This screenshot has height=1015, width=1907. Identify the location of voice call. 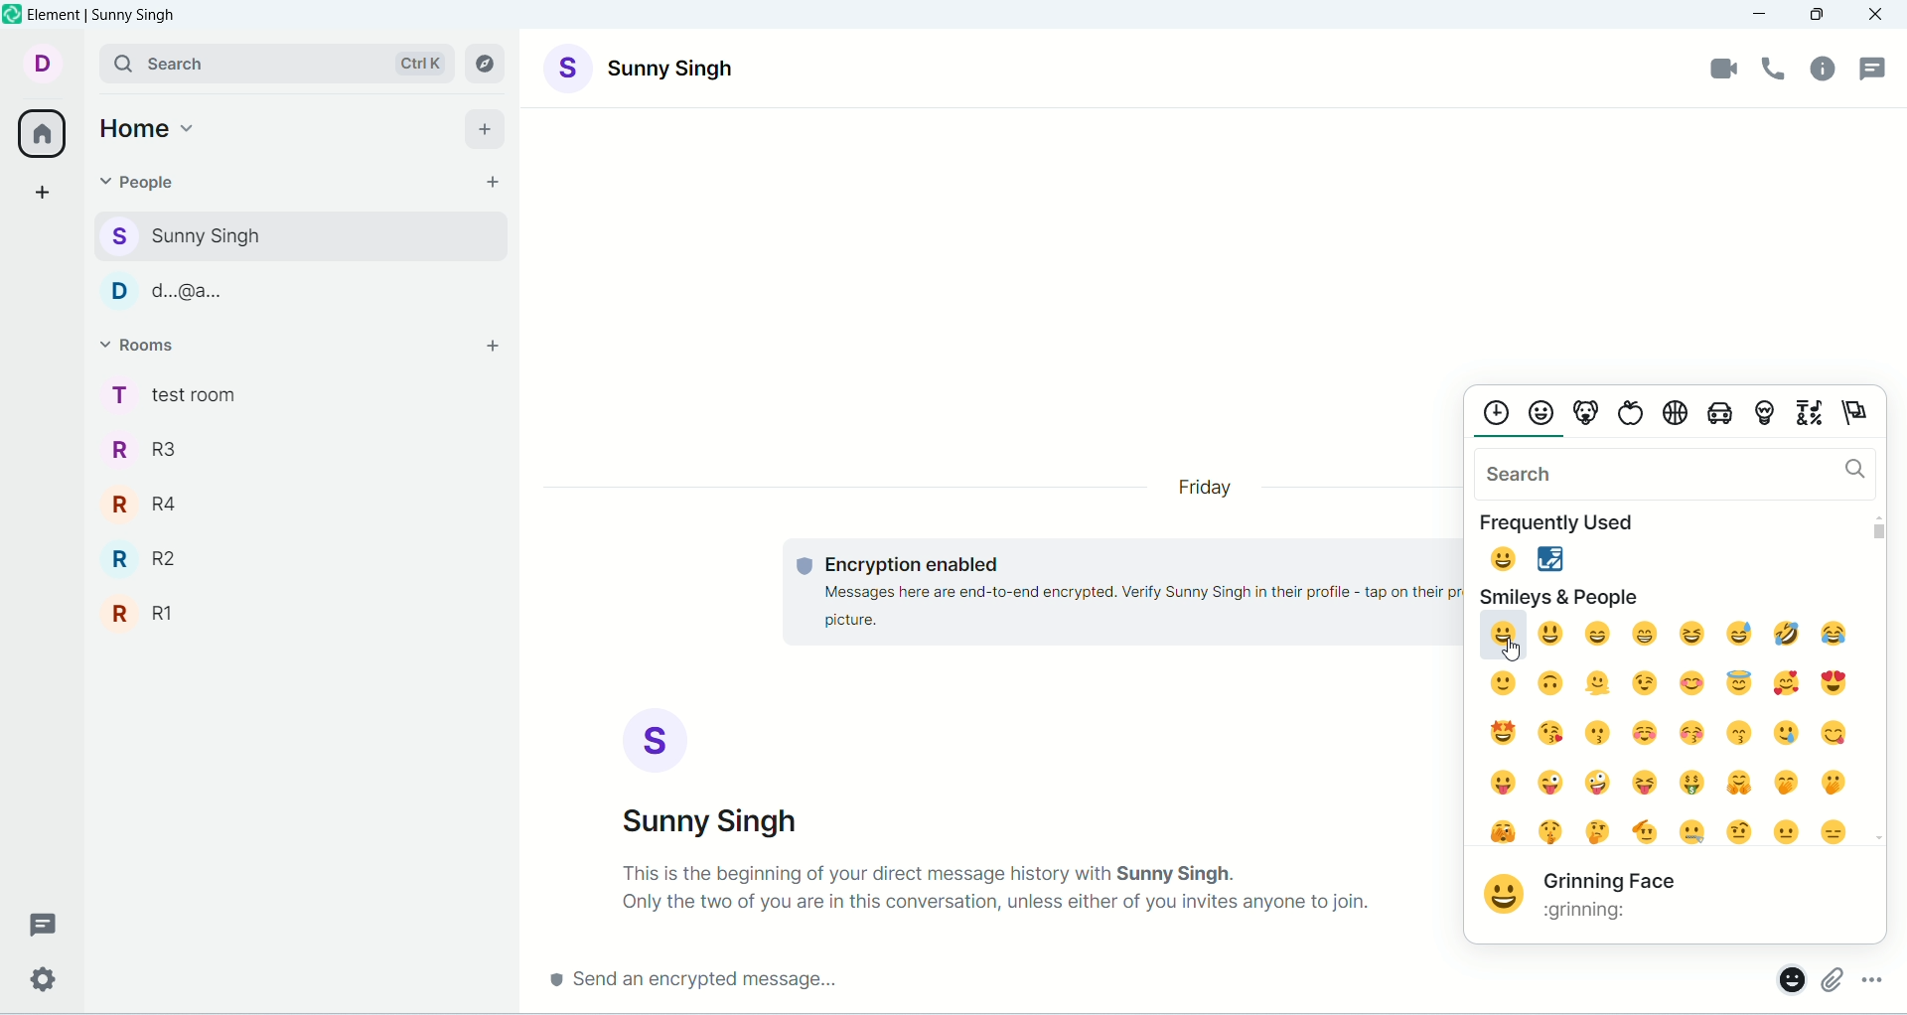
(1779, 72).